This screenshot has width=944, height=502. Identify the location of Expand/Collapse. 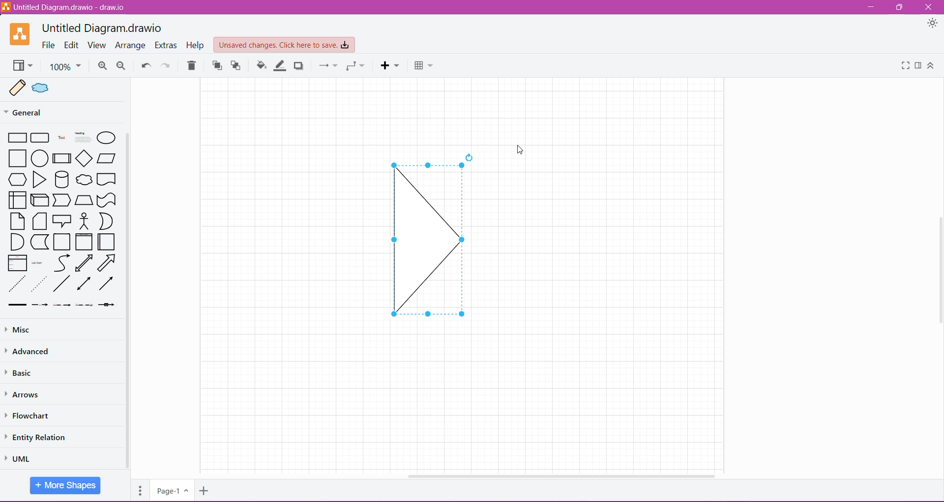
(933, 66).